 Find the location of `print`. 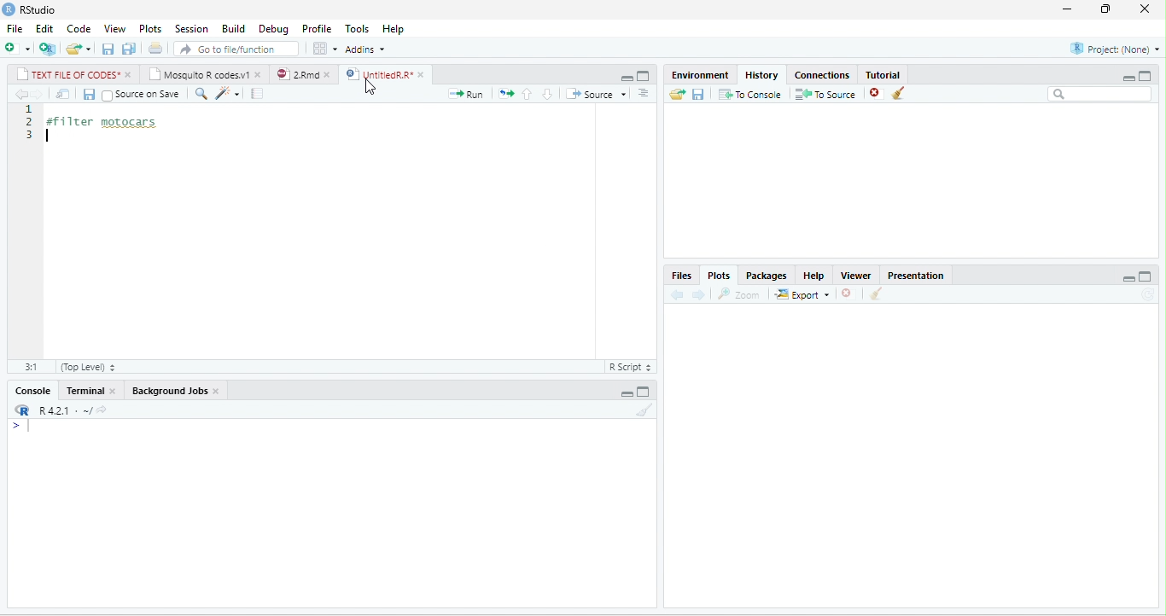

print is located at coordinates (155, 48).